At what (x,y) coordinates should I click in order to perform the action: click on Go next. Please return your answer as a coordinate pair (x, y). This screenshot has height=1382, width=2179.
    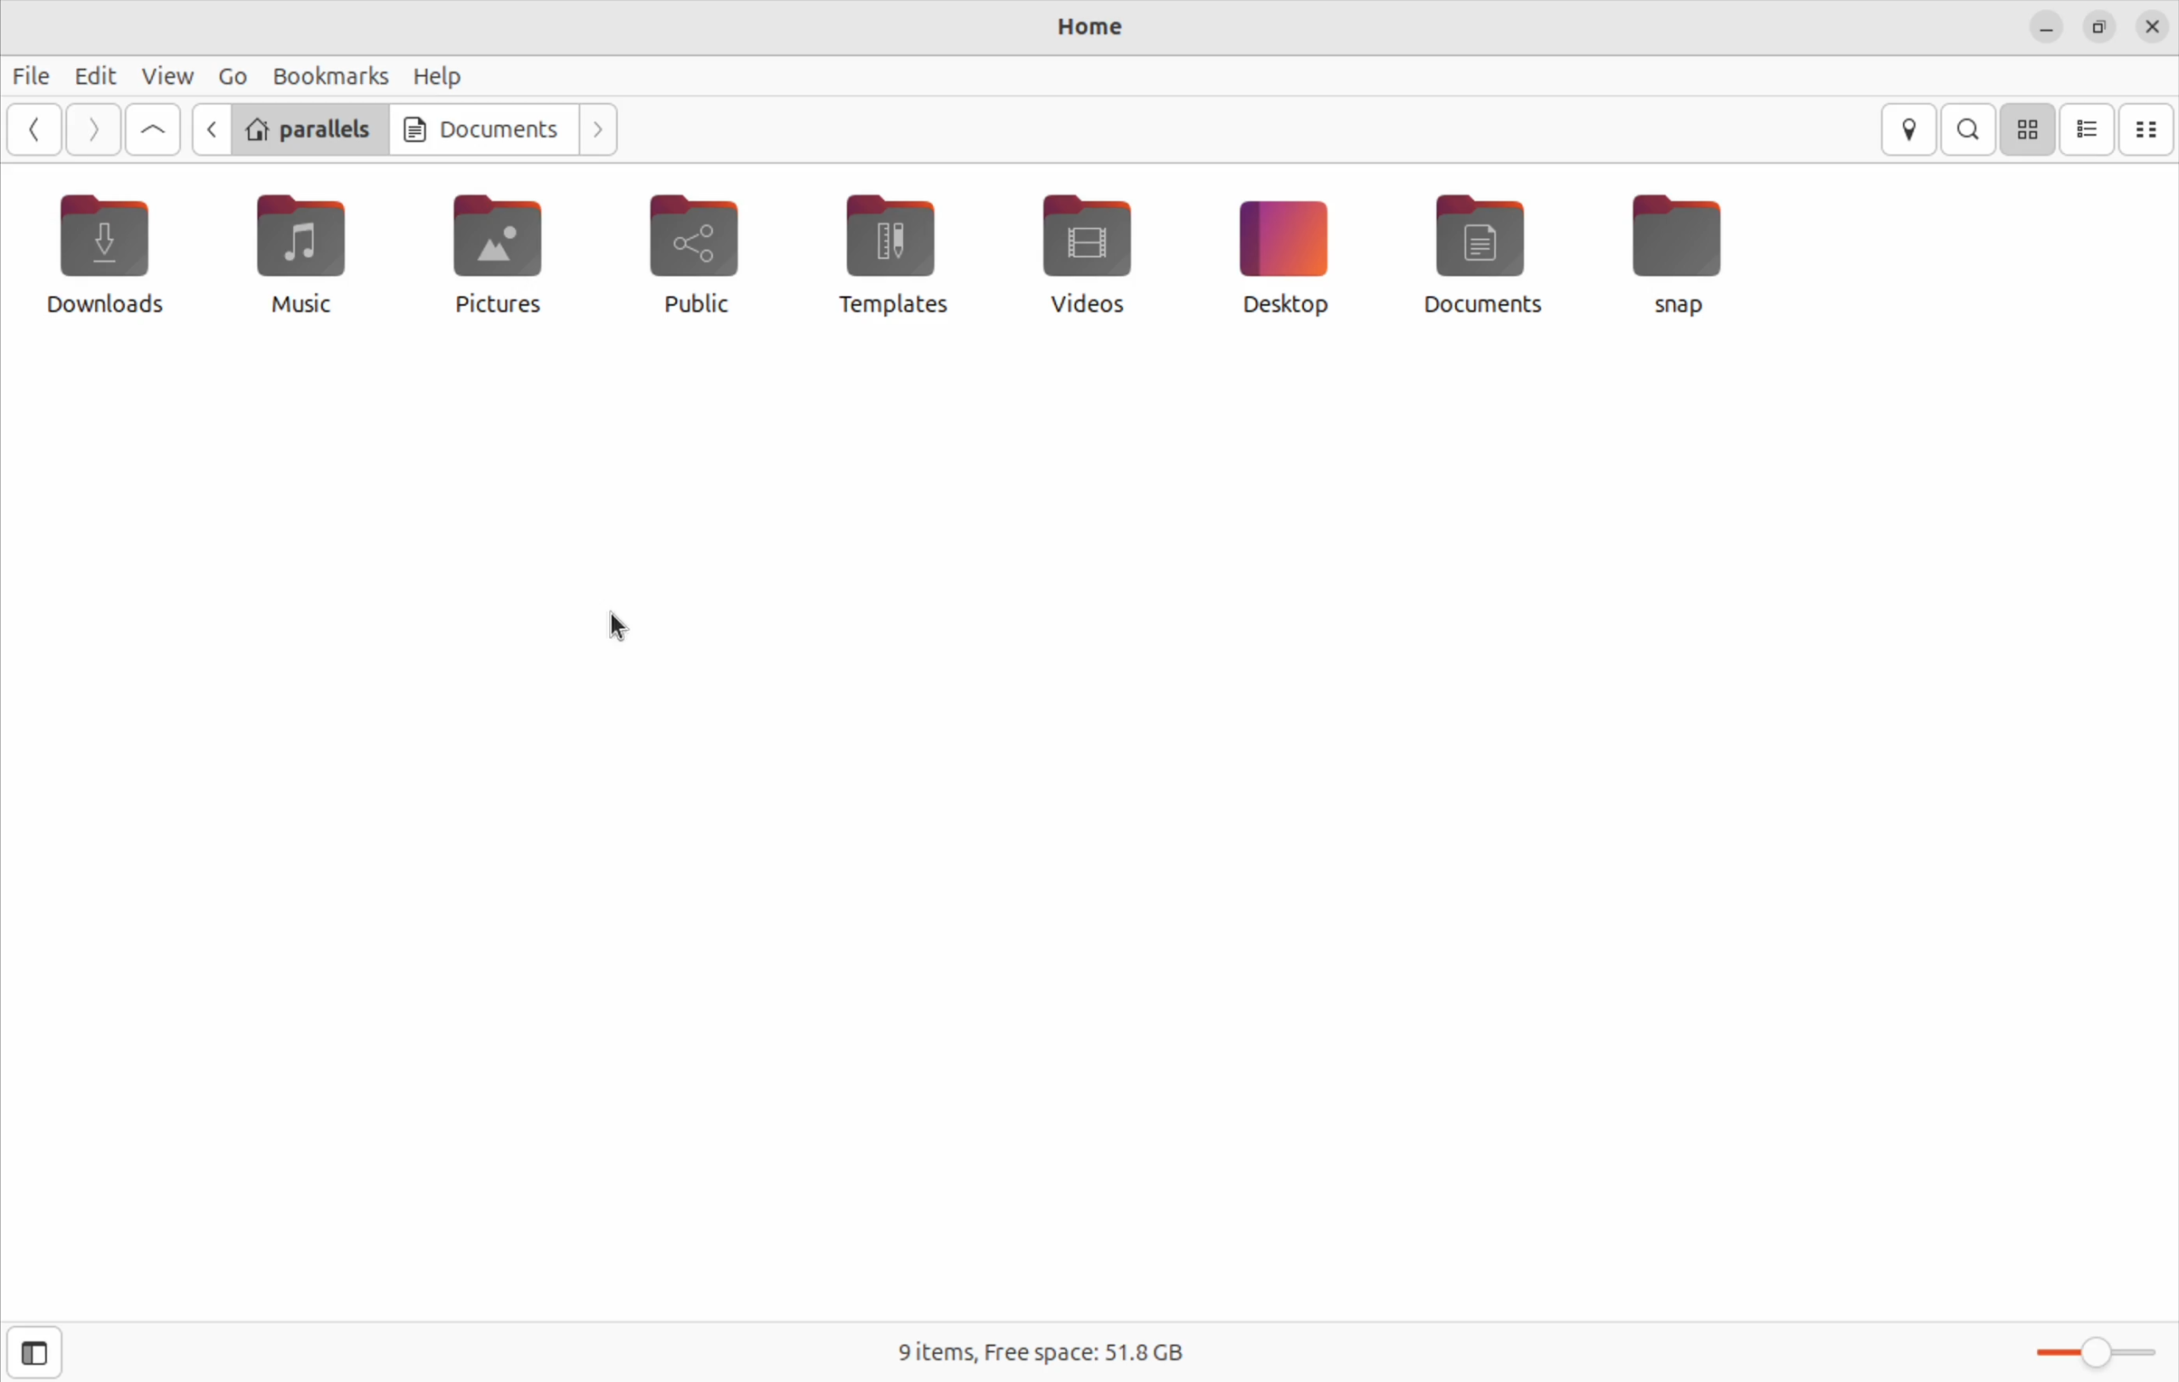
    Looking at the image, I should click on (93, 130).